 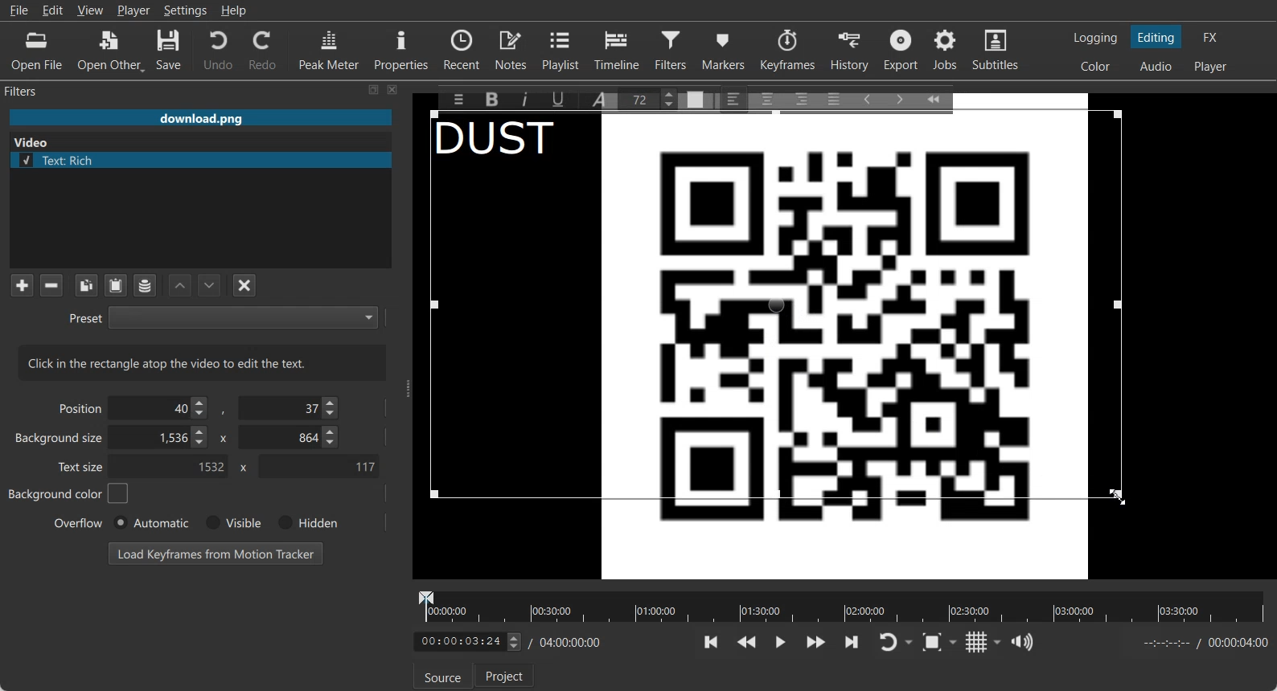 I want to click on Menu, so click(x=454, y=99).